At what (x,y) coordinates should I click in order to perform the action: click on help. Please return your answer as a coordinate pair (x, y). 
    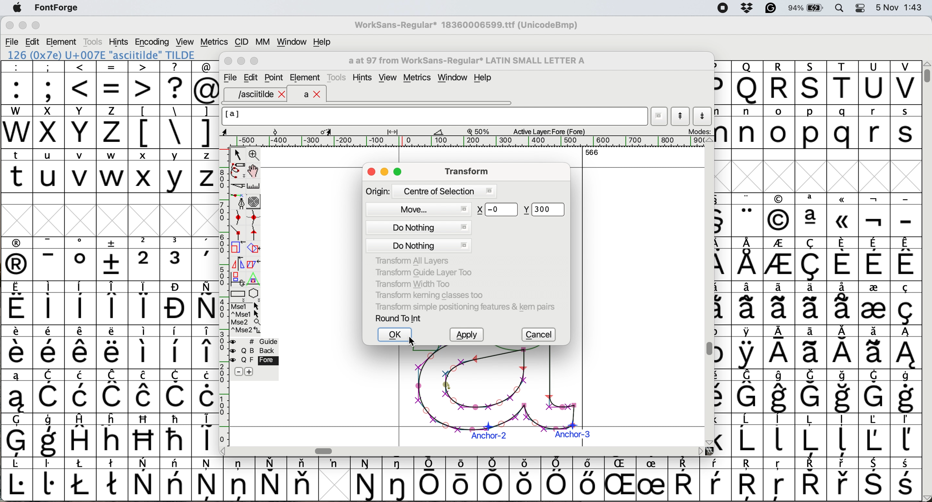
    Looking at the image, I should click on (323, 42).